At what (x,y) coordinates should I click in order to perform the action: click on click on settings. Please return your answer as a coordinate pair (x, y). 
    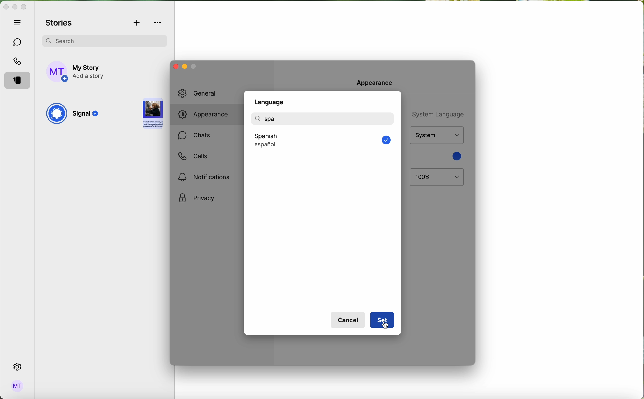
    Looking at the image, I should click on (18, 367).